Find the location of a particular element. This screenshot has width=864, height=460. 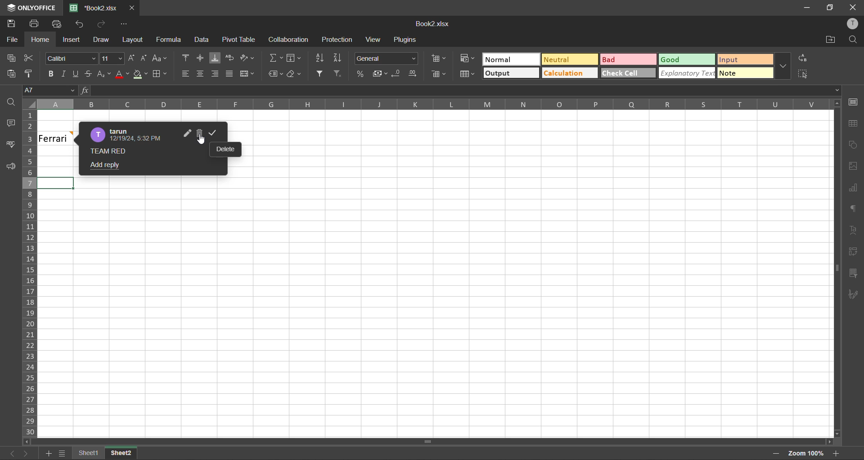

decrement size is located at coordinates (145, 59).